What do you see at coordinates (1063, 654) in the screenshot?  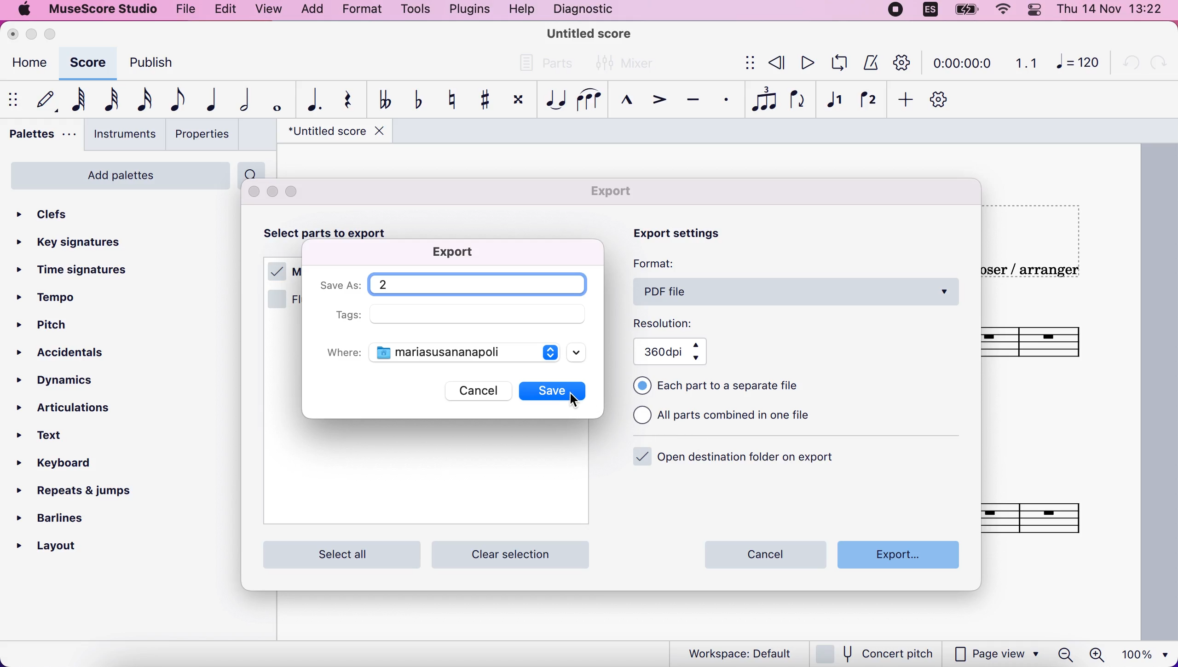 I see `zoom out` at bounding box center [1063, 654].